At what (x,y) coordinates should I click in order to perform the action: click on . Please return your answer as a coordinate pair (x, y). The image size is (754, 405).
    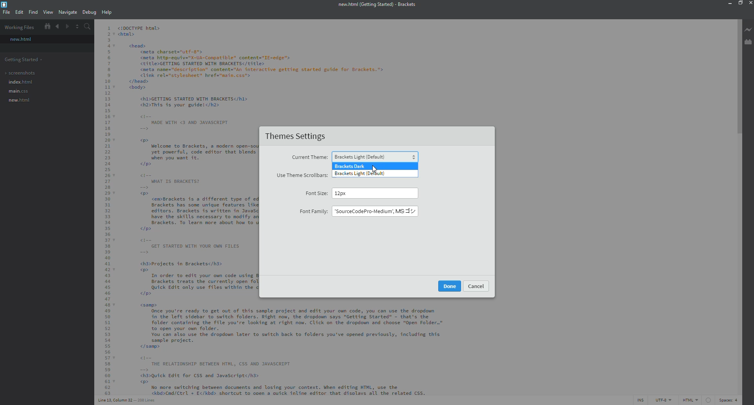
    Looking at the image, I should click on (449, 286).